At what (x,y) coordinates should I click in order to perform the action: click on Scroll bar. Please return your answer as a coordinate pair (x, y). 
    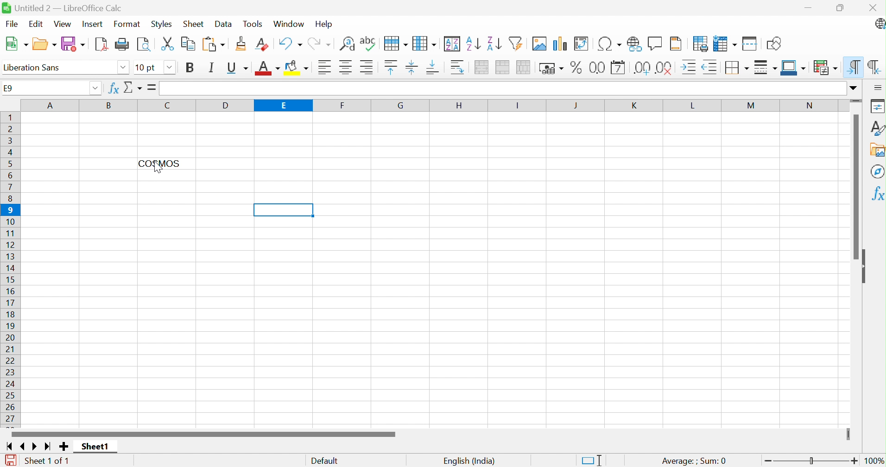
    Looking at the image, I should click on (856, 186).